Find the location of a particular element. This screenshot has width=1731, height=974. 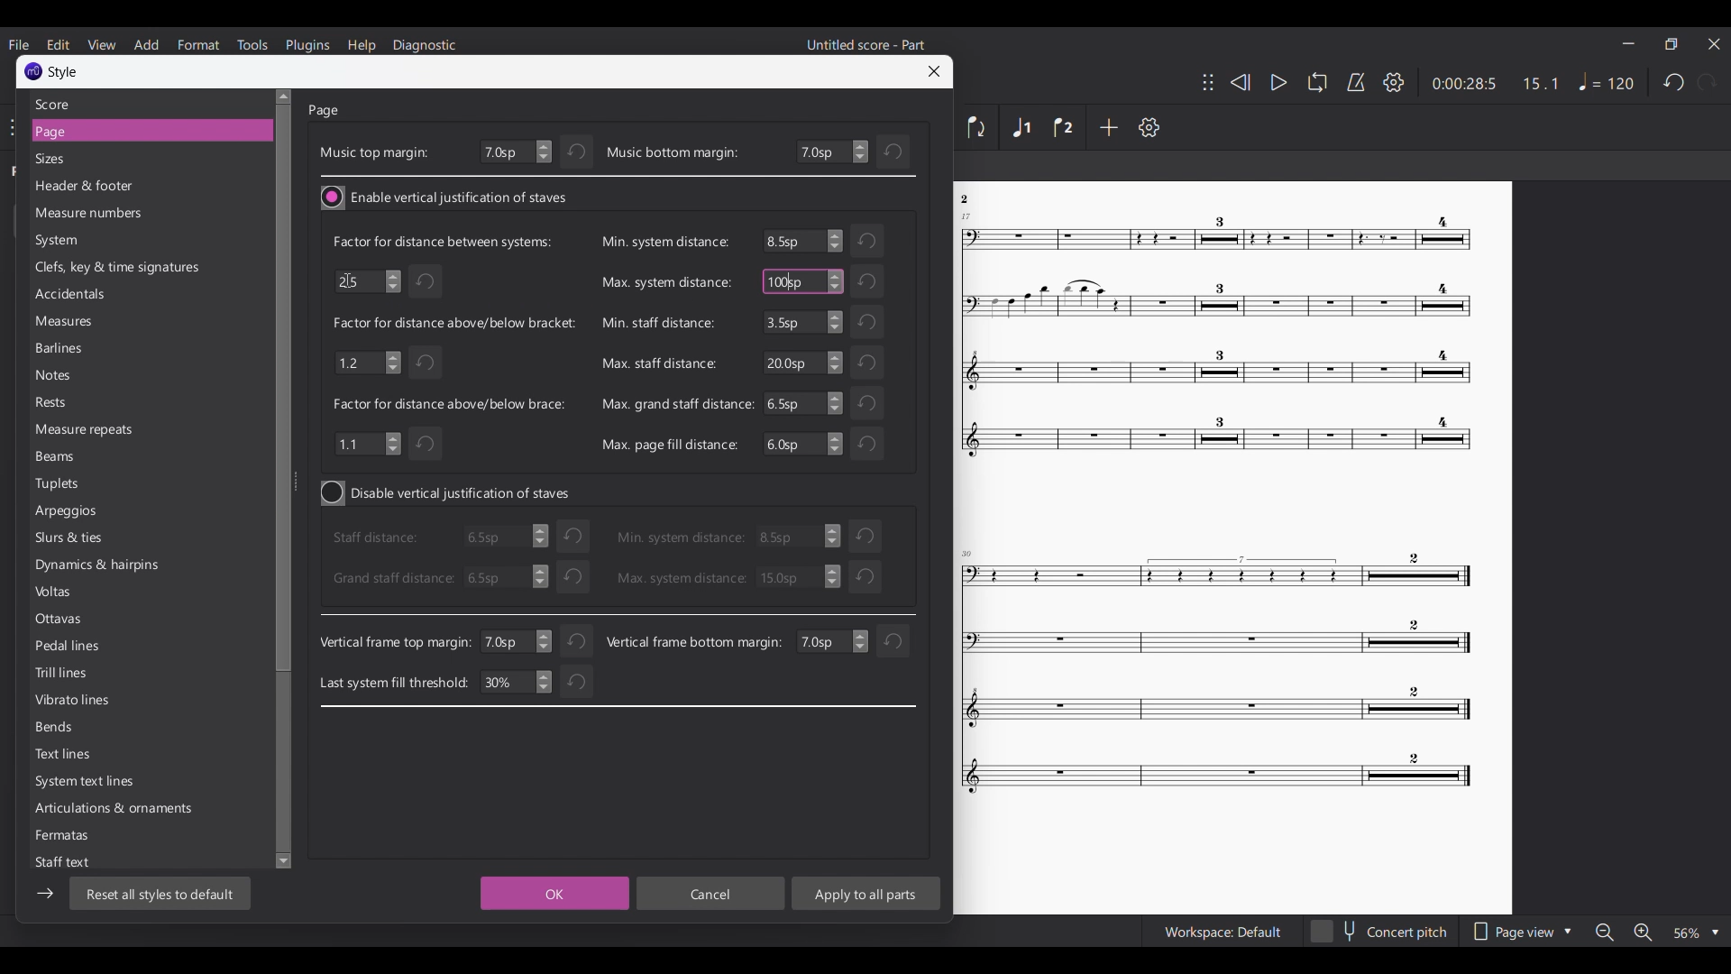

Undo is located at coordinates (574, 575).